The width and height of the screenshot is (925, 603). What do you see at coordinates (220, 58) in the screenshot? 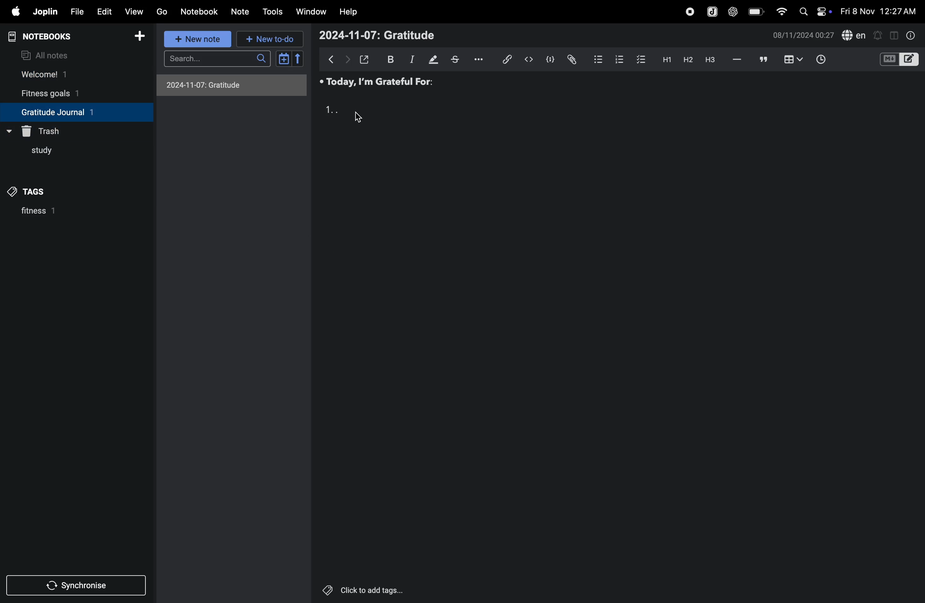
I see `search bar` at bounding box center [220, 58].